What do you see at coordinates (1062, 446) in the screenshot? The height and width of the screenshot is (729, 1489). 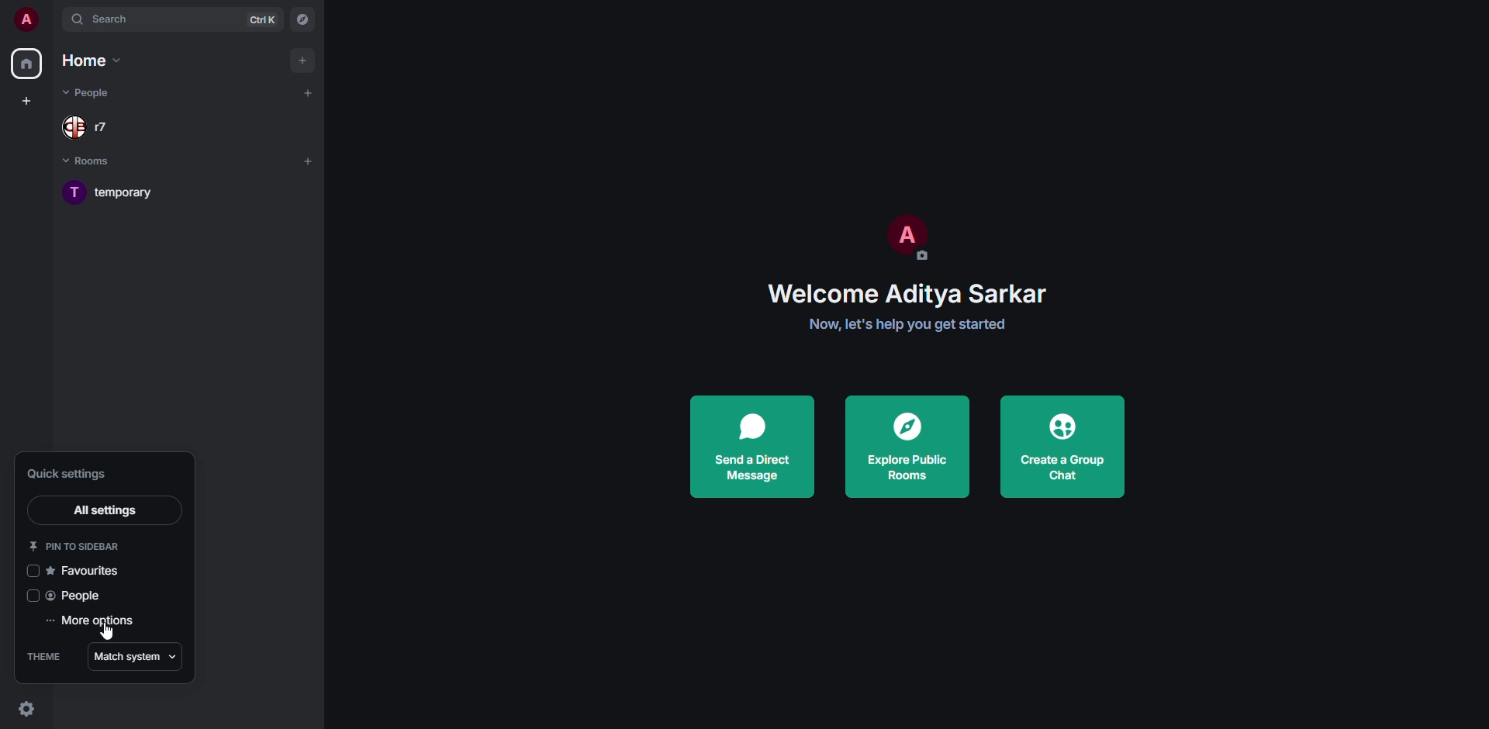 I see `create a group chat` at bounding box center [1062, 446].